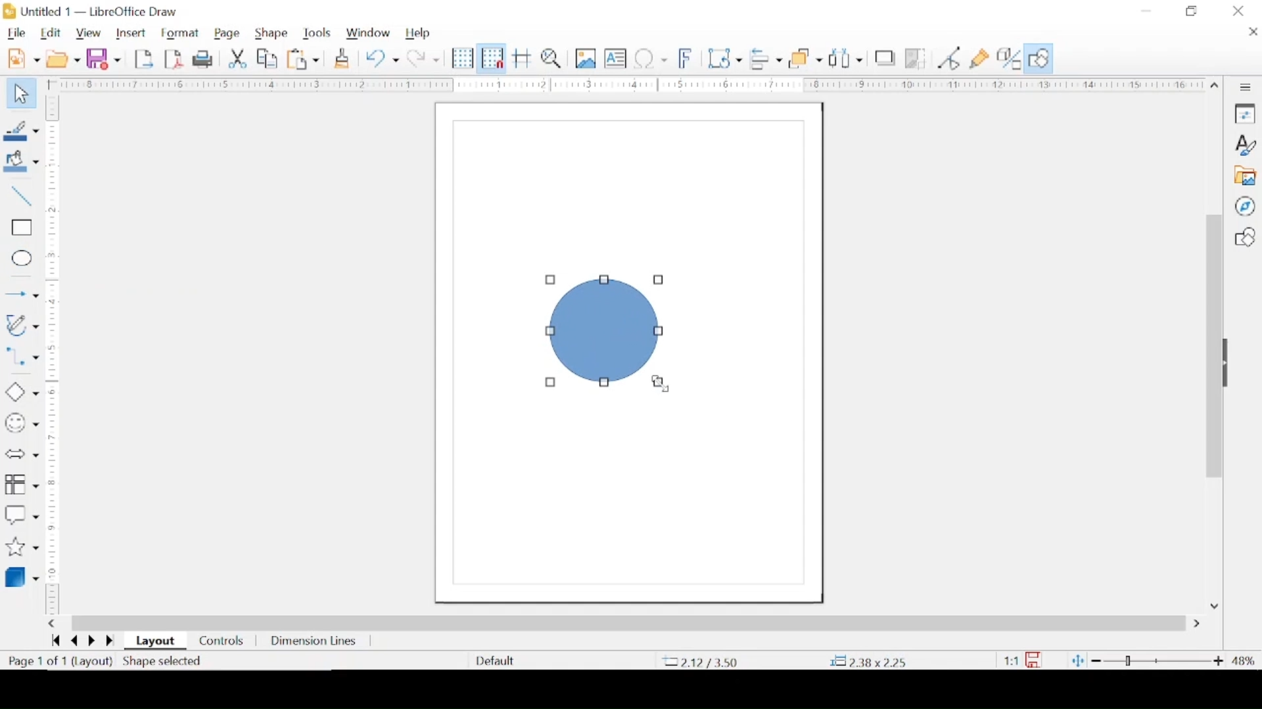 Image resolution: width=1262 pixels, height=709 pixels. Describe the element at coordinates (1246, 144) in the screenshot. I see `styles` at that location.